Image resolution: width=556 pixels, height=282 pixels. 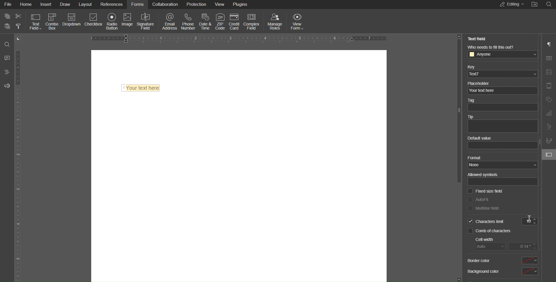 I want to click on Layout, so click(x=86, y=5).